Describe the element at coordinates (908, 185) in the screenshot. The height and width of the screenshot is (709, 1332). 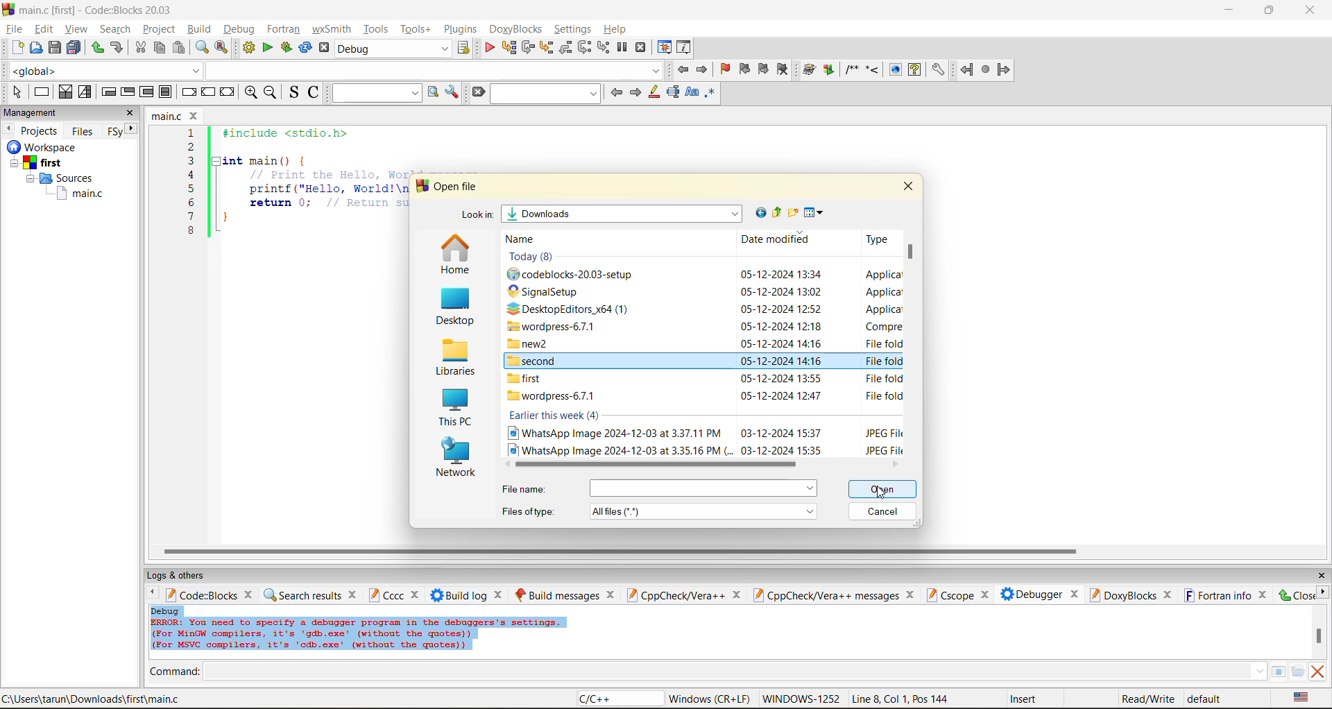
I see `close` at that location.